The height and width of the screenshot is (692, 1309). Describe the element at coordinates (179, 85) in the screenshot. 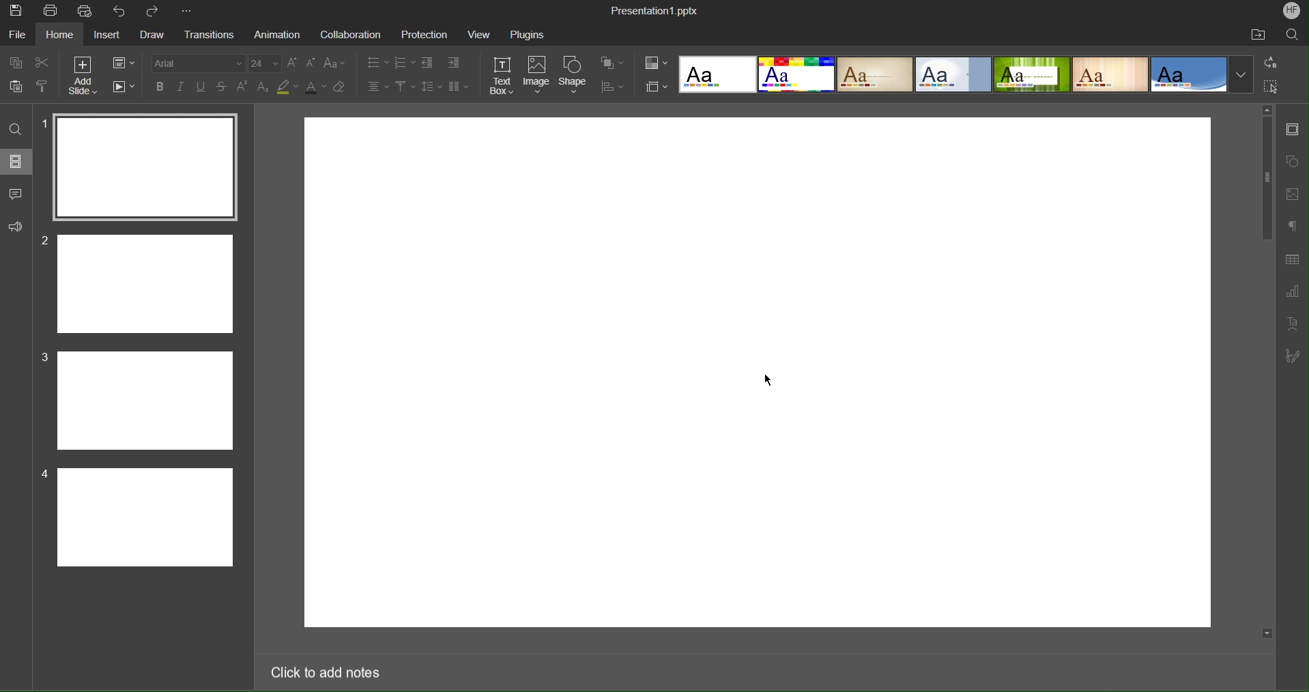

I see `italics` at that location.